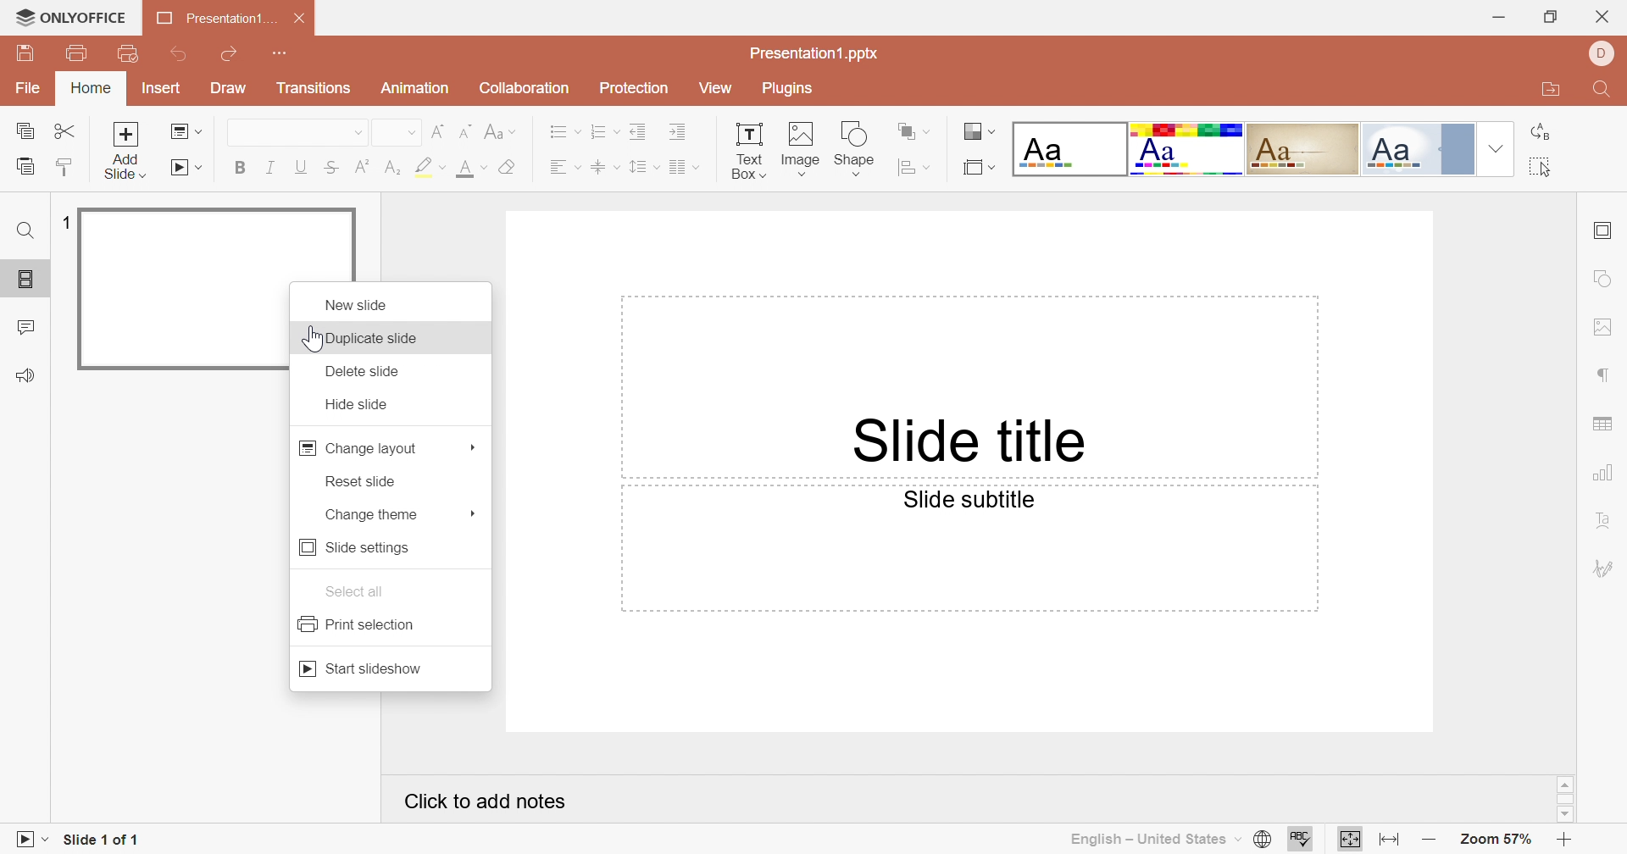 The width and height of the screenshot is (1627, 854). I want to click on Subscript, so click(391, 167).